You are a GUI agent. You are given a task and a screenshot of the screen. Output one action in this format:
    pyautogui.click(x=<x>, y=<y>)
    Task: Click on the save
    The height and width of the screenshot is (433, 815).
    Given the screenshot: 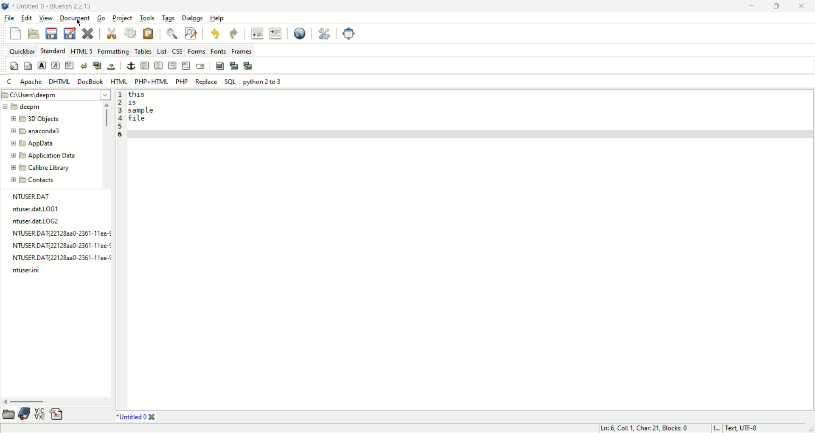 What is the action you would take?
    pyautogui.click(x=50, y=32)
    